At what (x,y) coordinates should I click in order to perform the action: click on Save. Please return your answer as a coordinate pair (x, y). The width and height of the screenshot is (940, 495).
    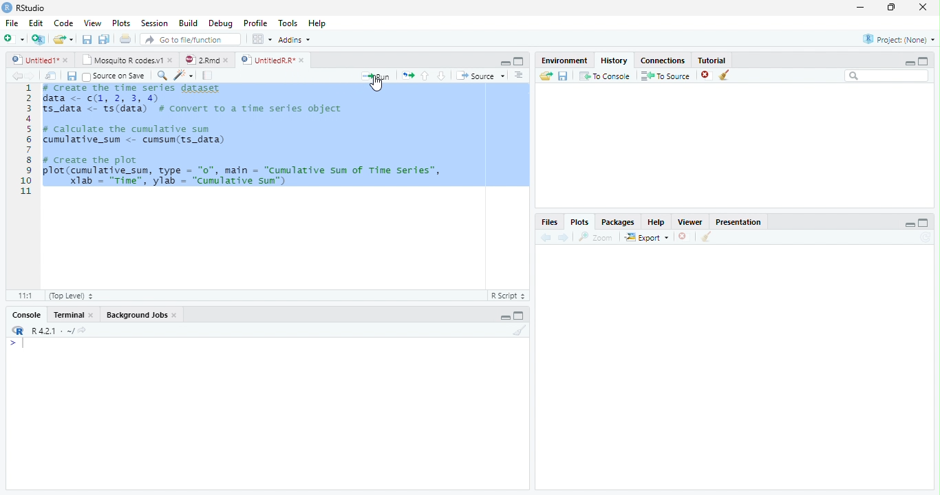
    Looking at the image, I should click on (87, 41).